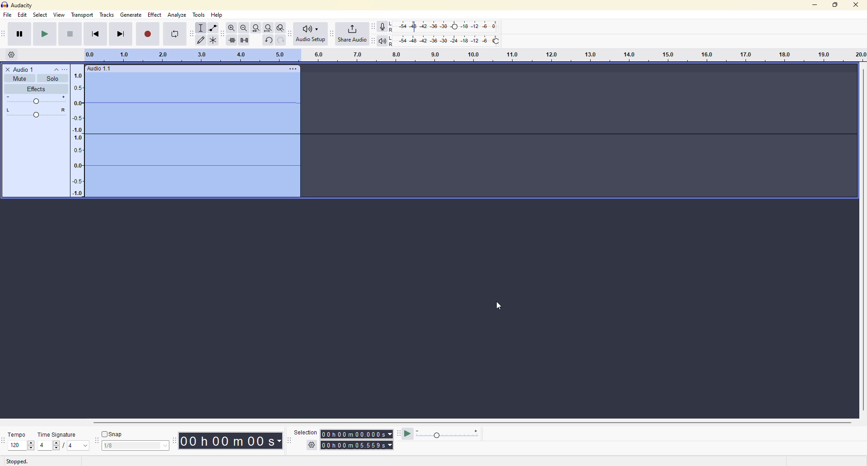 This screenshot has height=466, width=867. Describe the element at coordinates (45, 34) in the screenshot. I see `play` at that location.